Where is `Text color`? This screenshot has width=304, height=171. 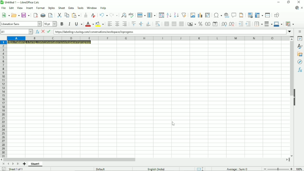 Text color is located at coordinates (90, 24).